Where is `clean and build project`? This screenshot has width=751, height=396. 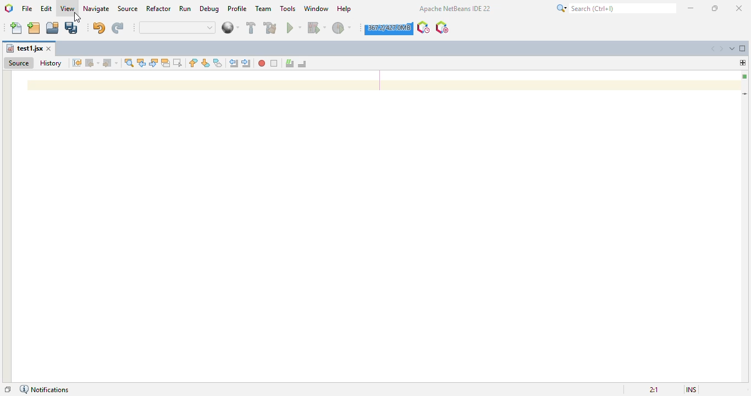 clean and build project is located at coordinates (270, 28).